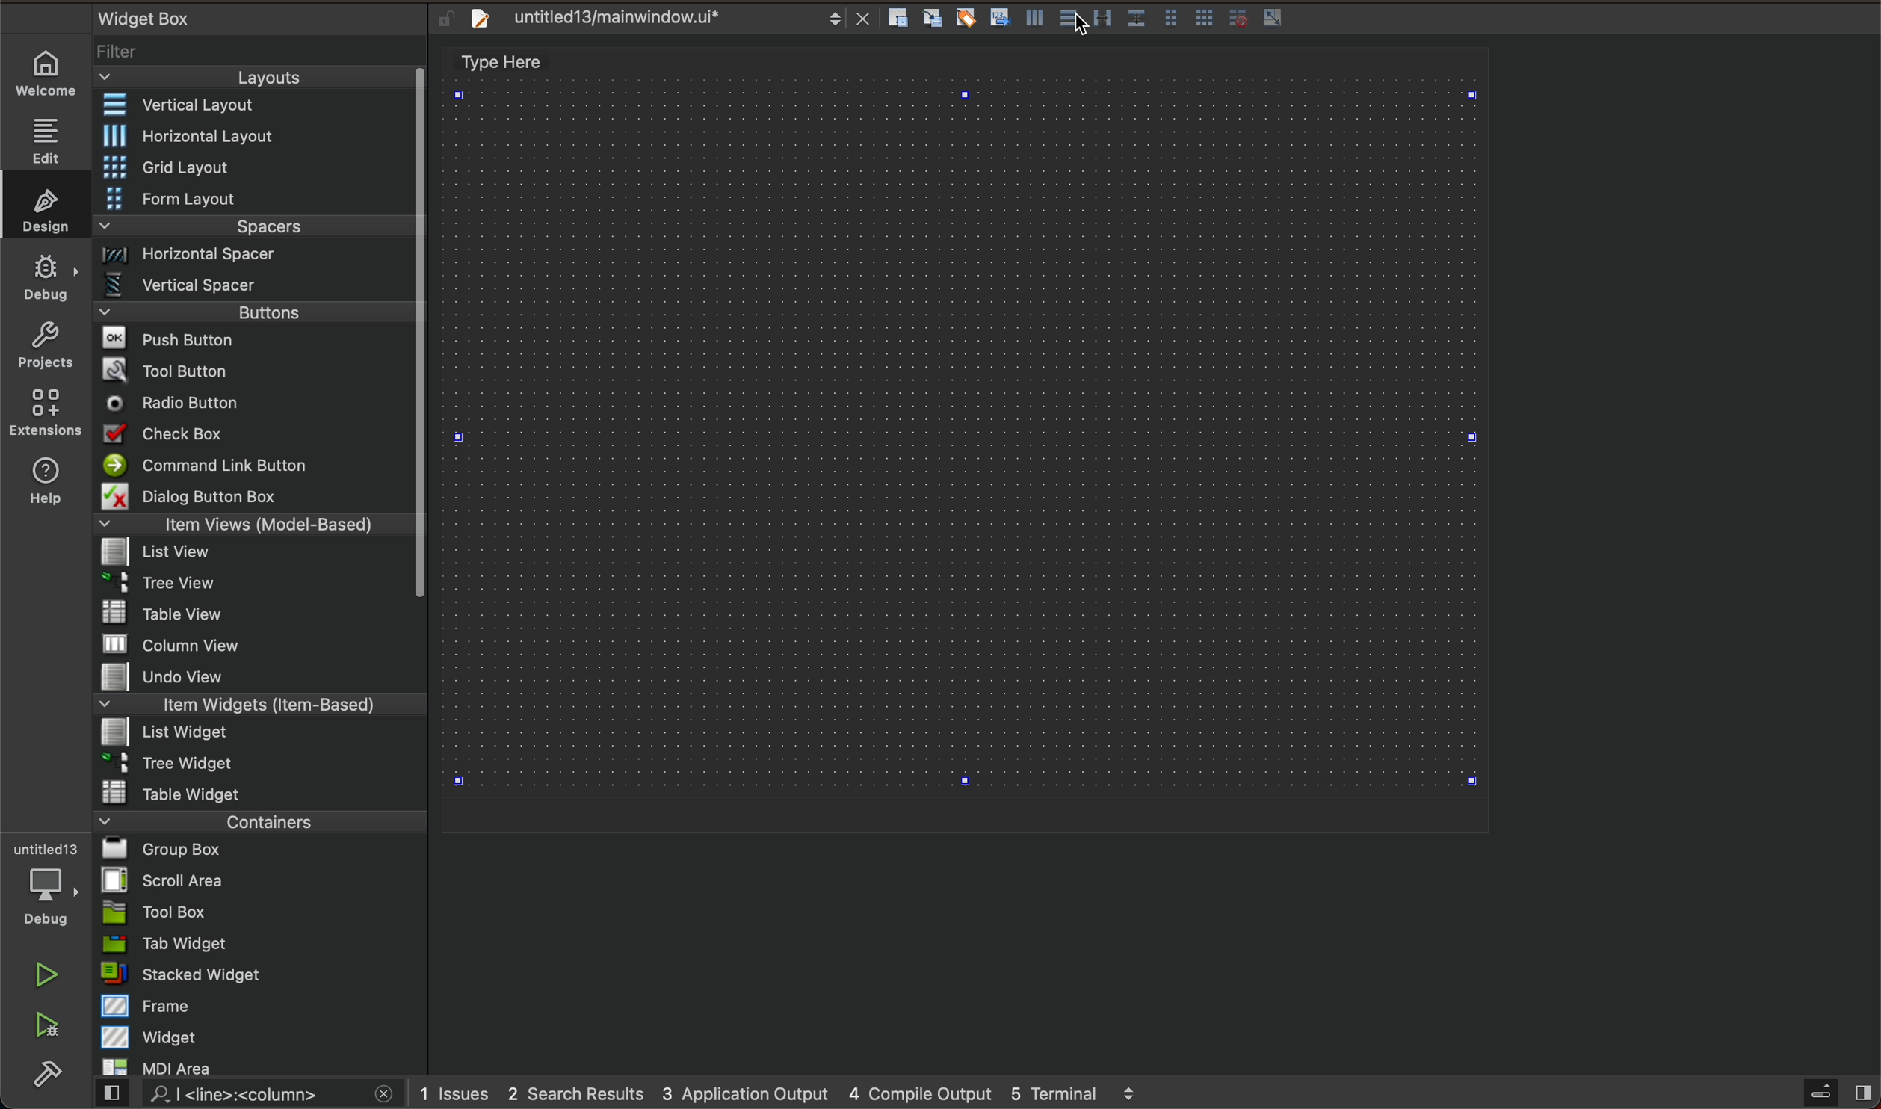  I want to click on list view, so click(253, 553).